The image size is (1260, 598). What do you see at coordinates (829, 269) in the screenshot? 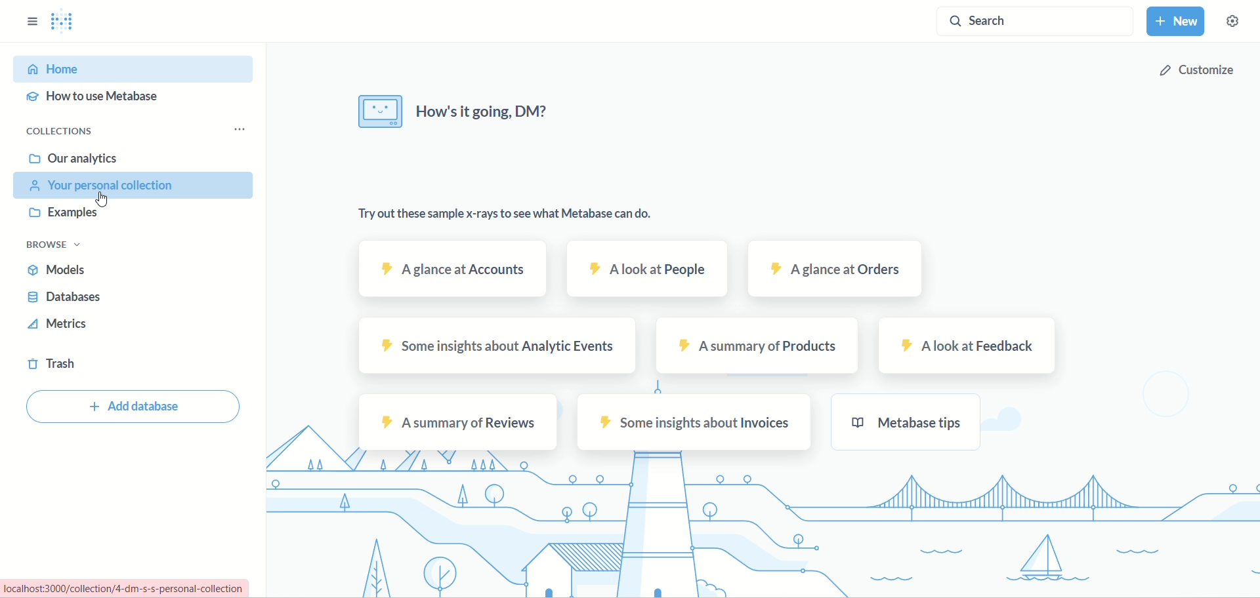
I see `a glance at orders` at bounding box center [829, 269].